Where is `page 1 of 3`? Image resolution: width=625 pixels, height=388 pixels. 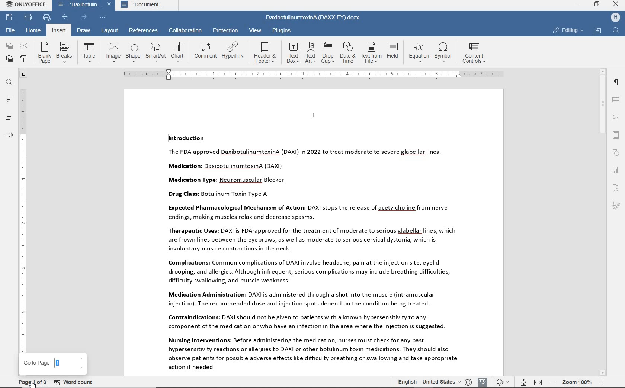 page 1 of 3 is located at coordinates (31, 382).